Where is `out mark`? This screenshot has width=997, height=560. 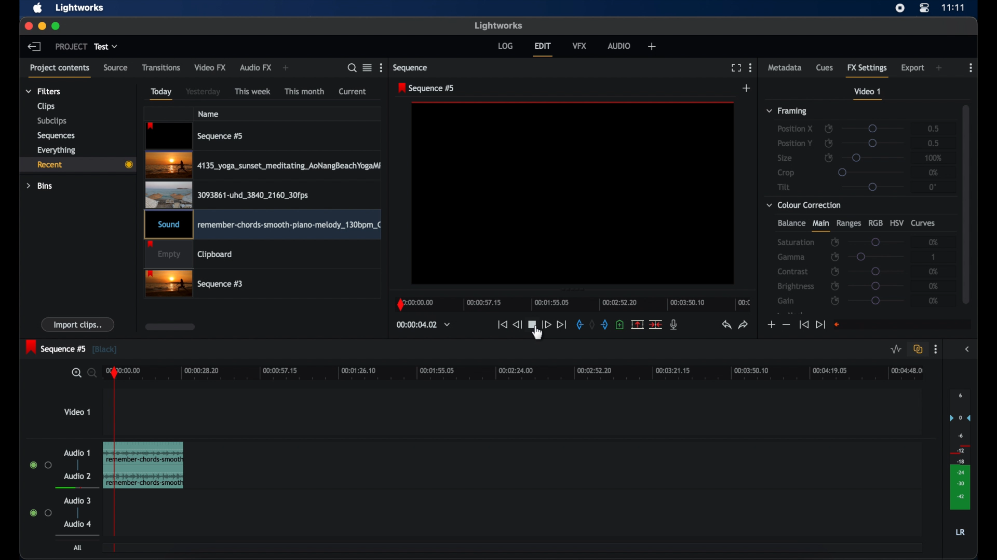
out mark is located at coordinates (604, 325).